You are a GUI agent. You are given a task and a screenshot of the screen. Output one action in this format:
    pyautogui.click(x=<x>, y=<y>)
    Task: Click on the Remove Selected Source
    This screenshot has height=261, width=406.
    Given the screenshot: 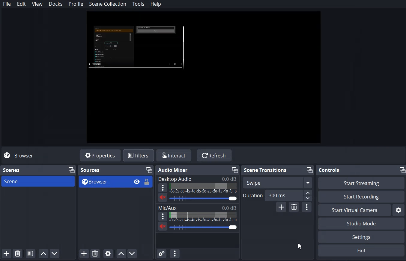 What is the action you would take?
    pyautogui.click(x=95, y=254)
    